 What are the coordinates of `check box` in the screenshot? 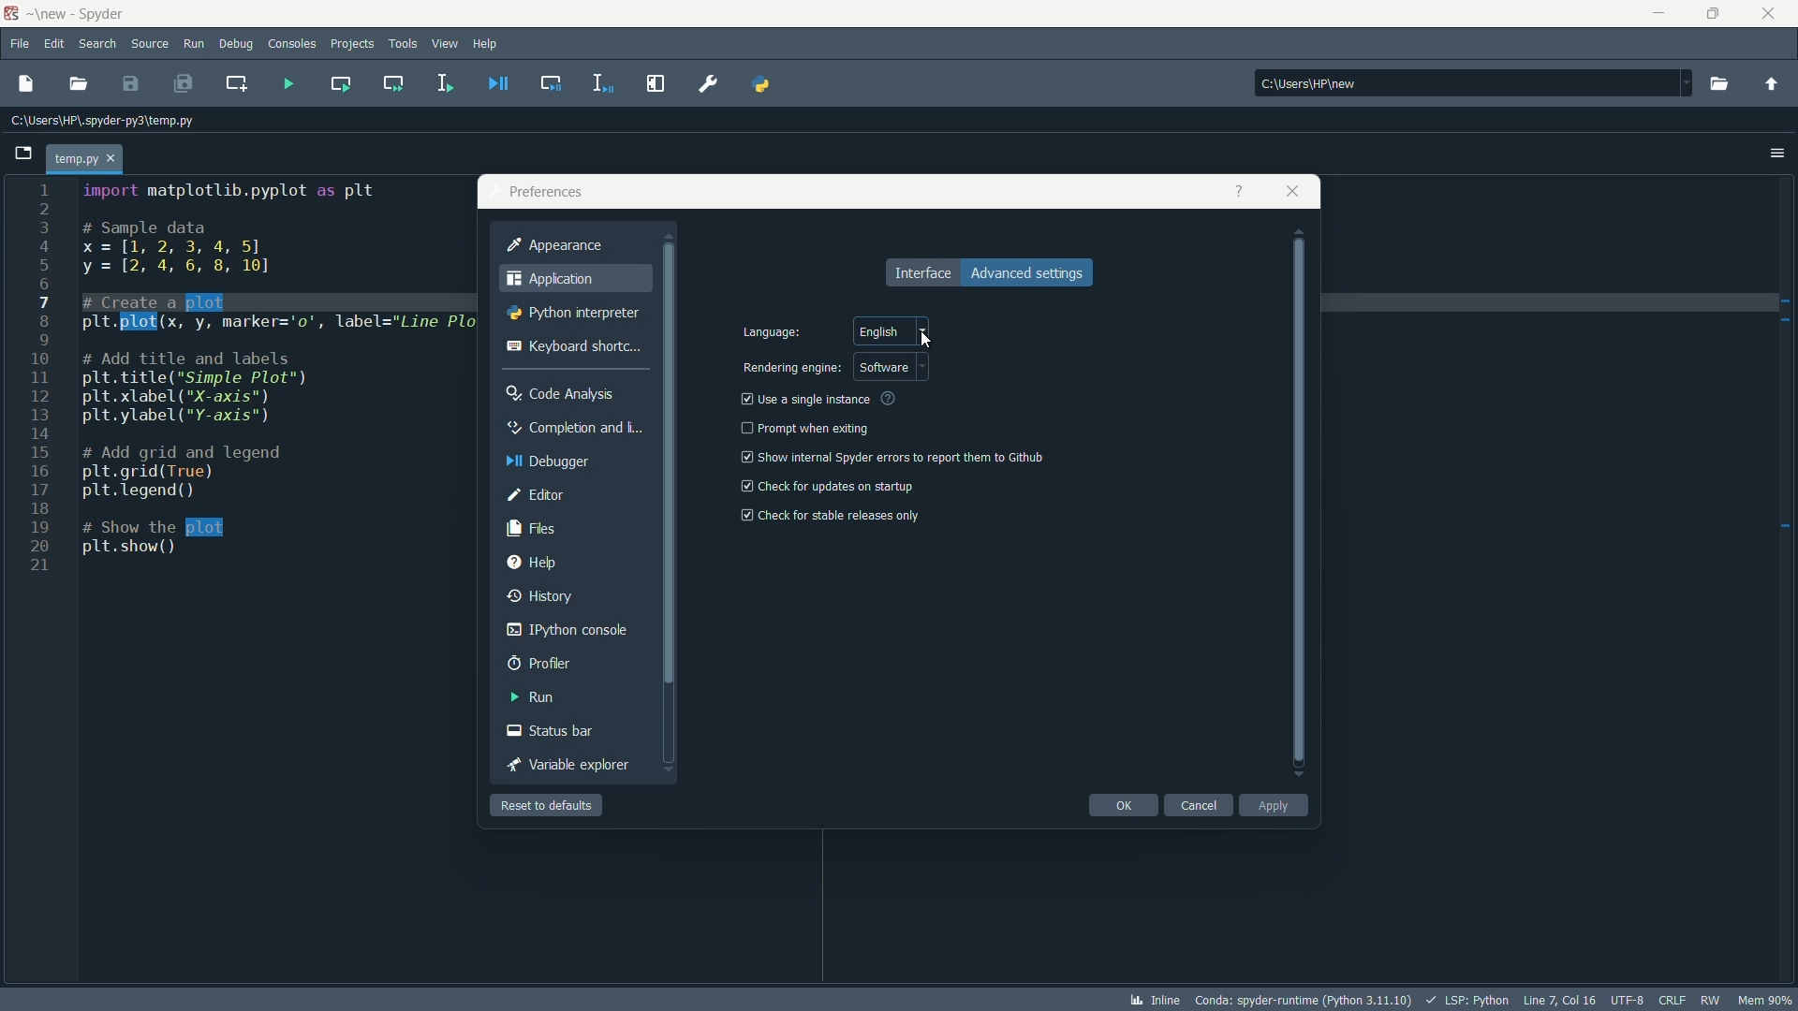 It's located at (744, 428).